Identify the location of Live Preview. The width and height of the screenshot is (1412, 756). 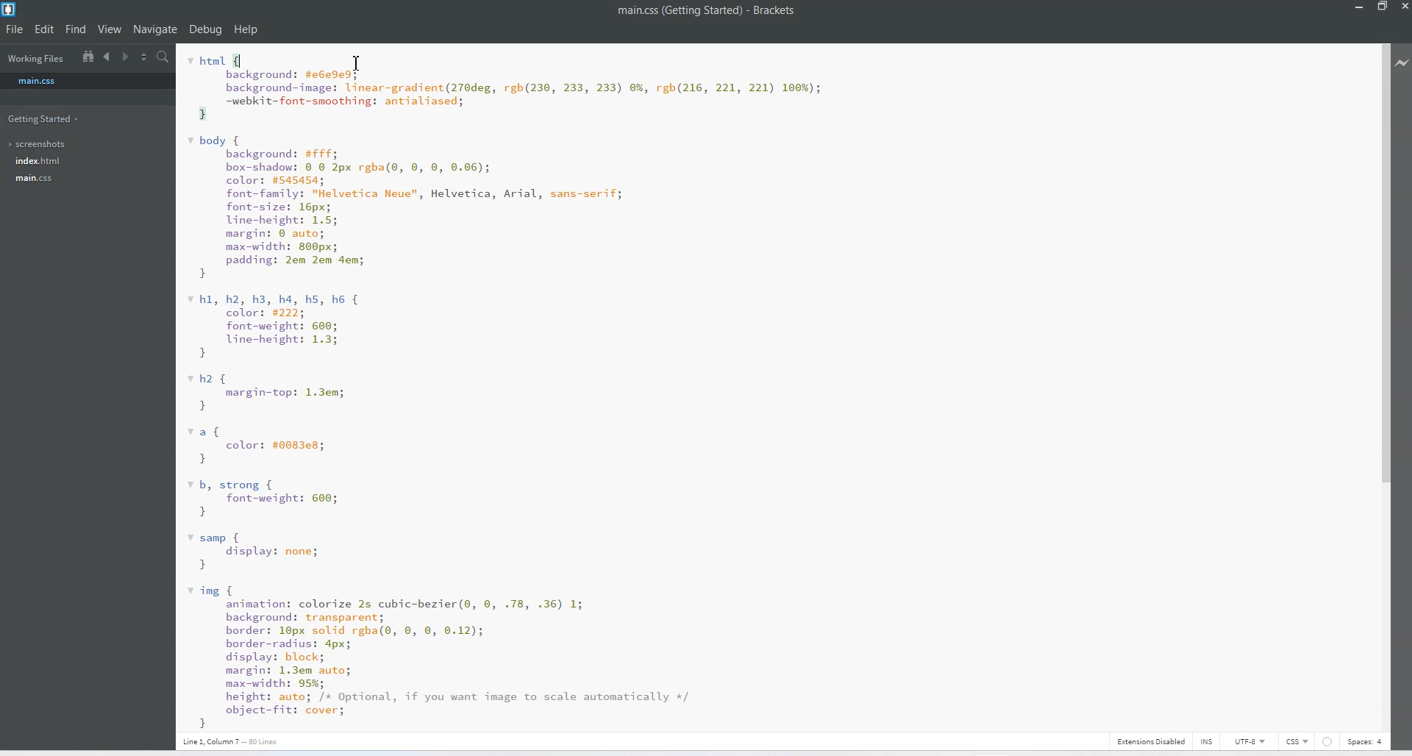
(1402, 61).